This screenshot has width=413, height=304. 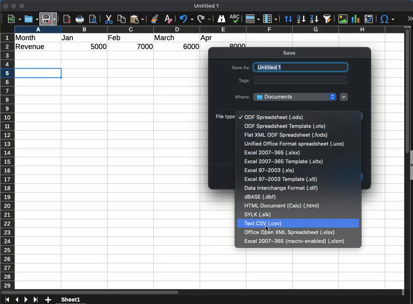 What do you see at coordinates (146, 46) in the screenshot?
I see `7000` at bounding box center [146, 46].